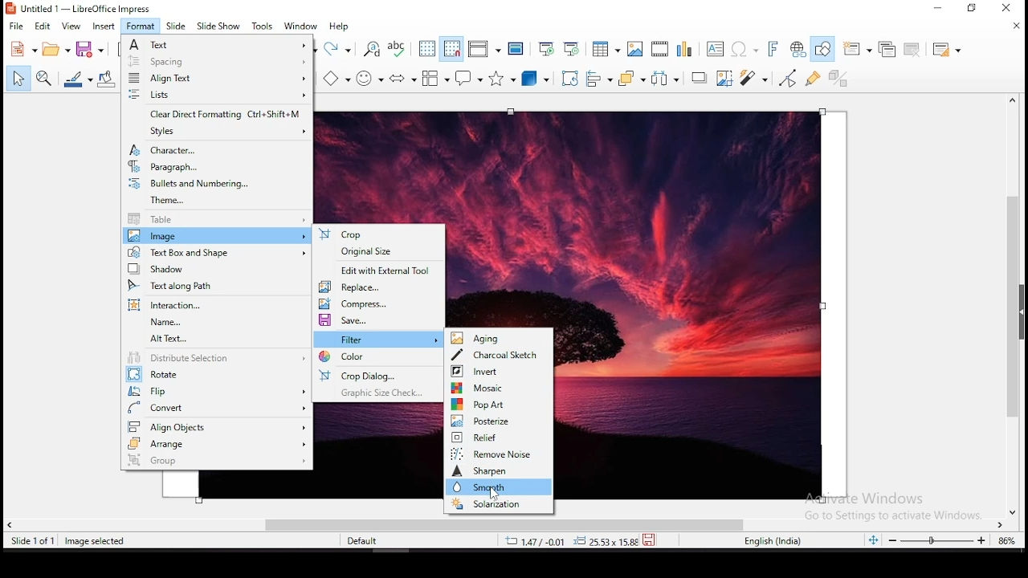 This screenshot has height=578, width=1028. What do you see at coordinates (90, 48) in the screenshot?
I see `save` at bounding box center [90, 48].